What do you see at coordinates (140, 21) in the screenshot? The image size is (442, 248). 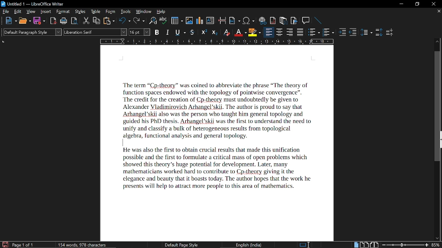 I see `Redo` at bounding box center [140, 21].